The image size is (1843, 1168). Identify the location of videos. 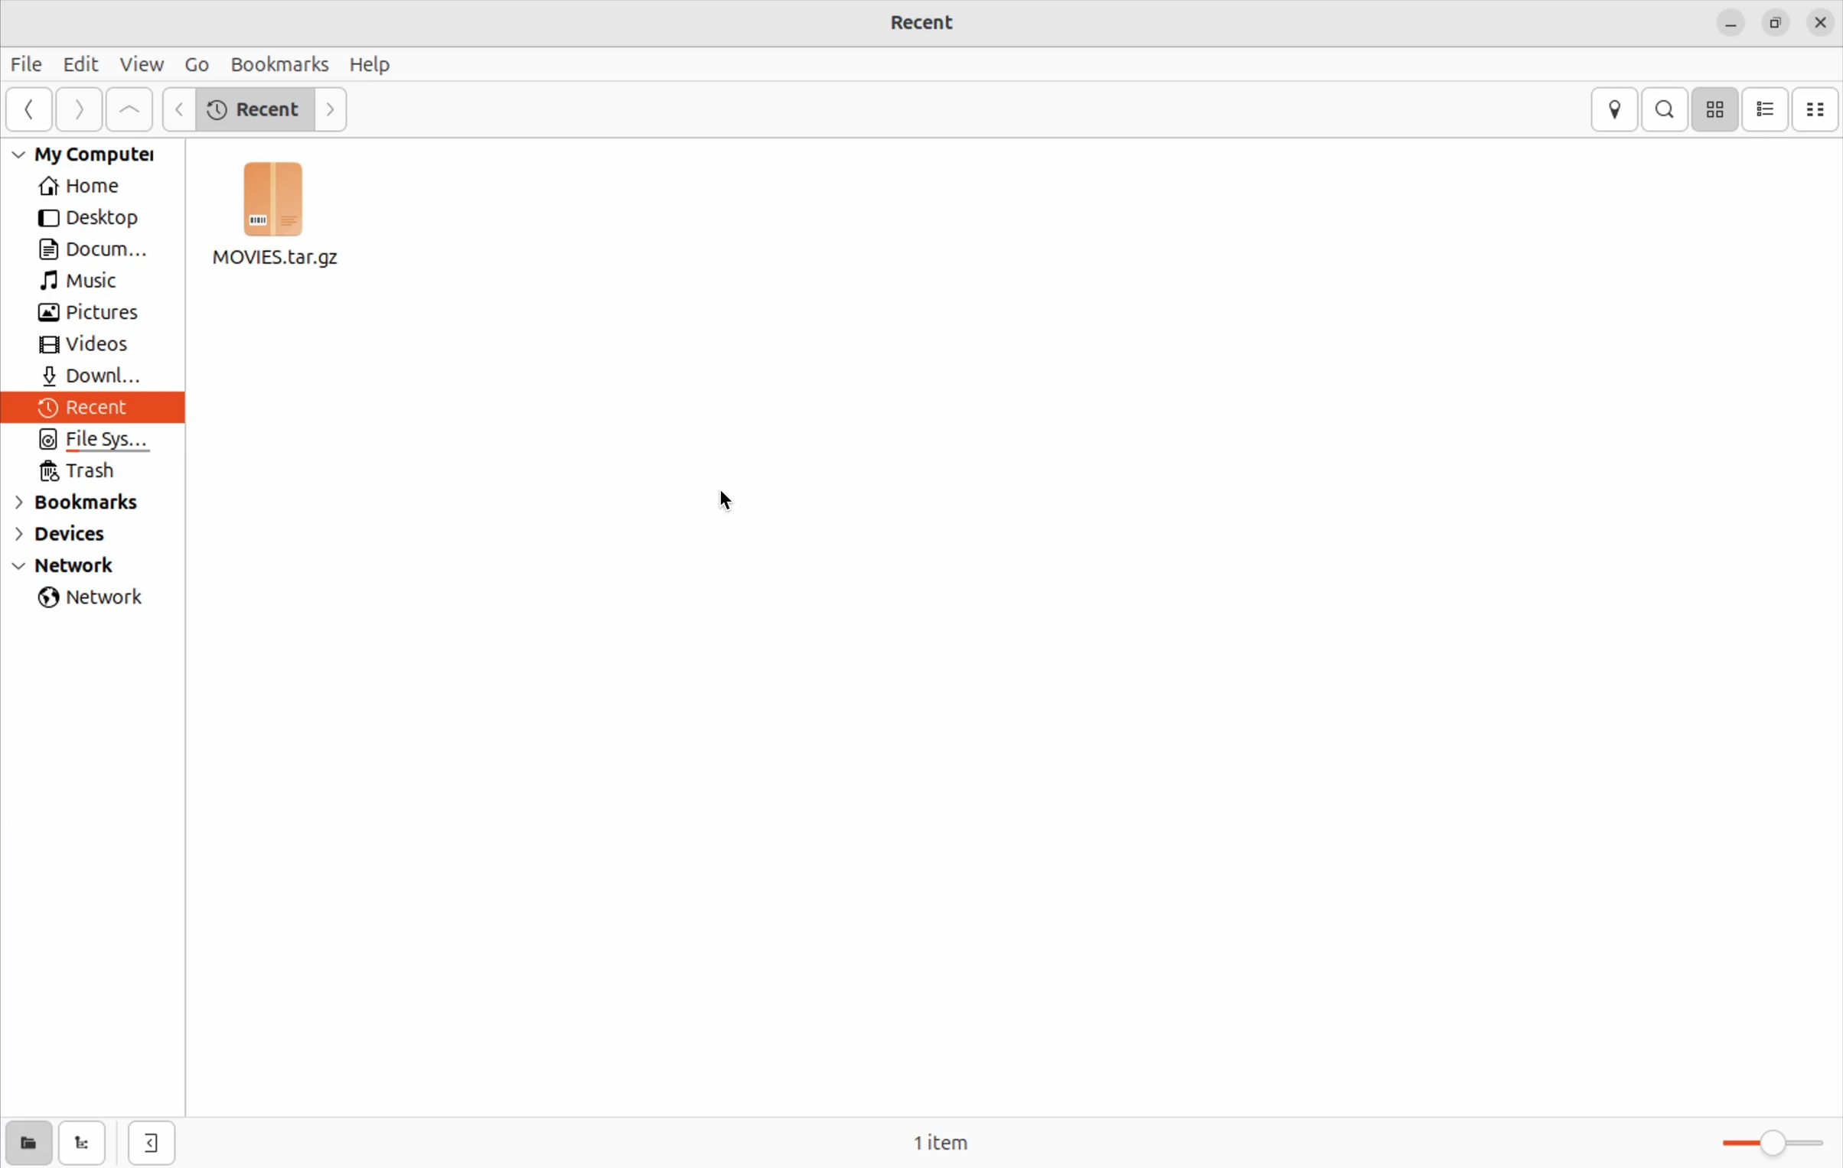
(92, 345).